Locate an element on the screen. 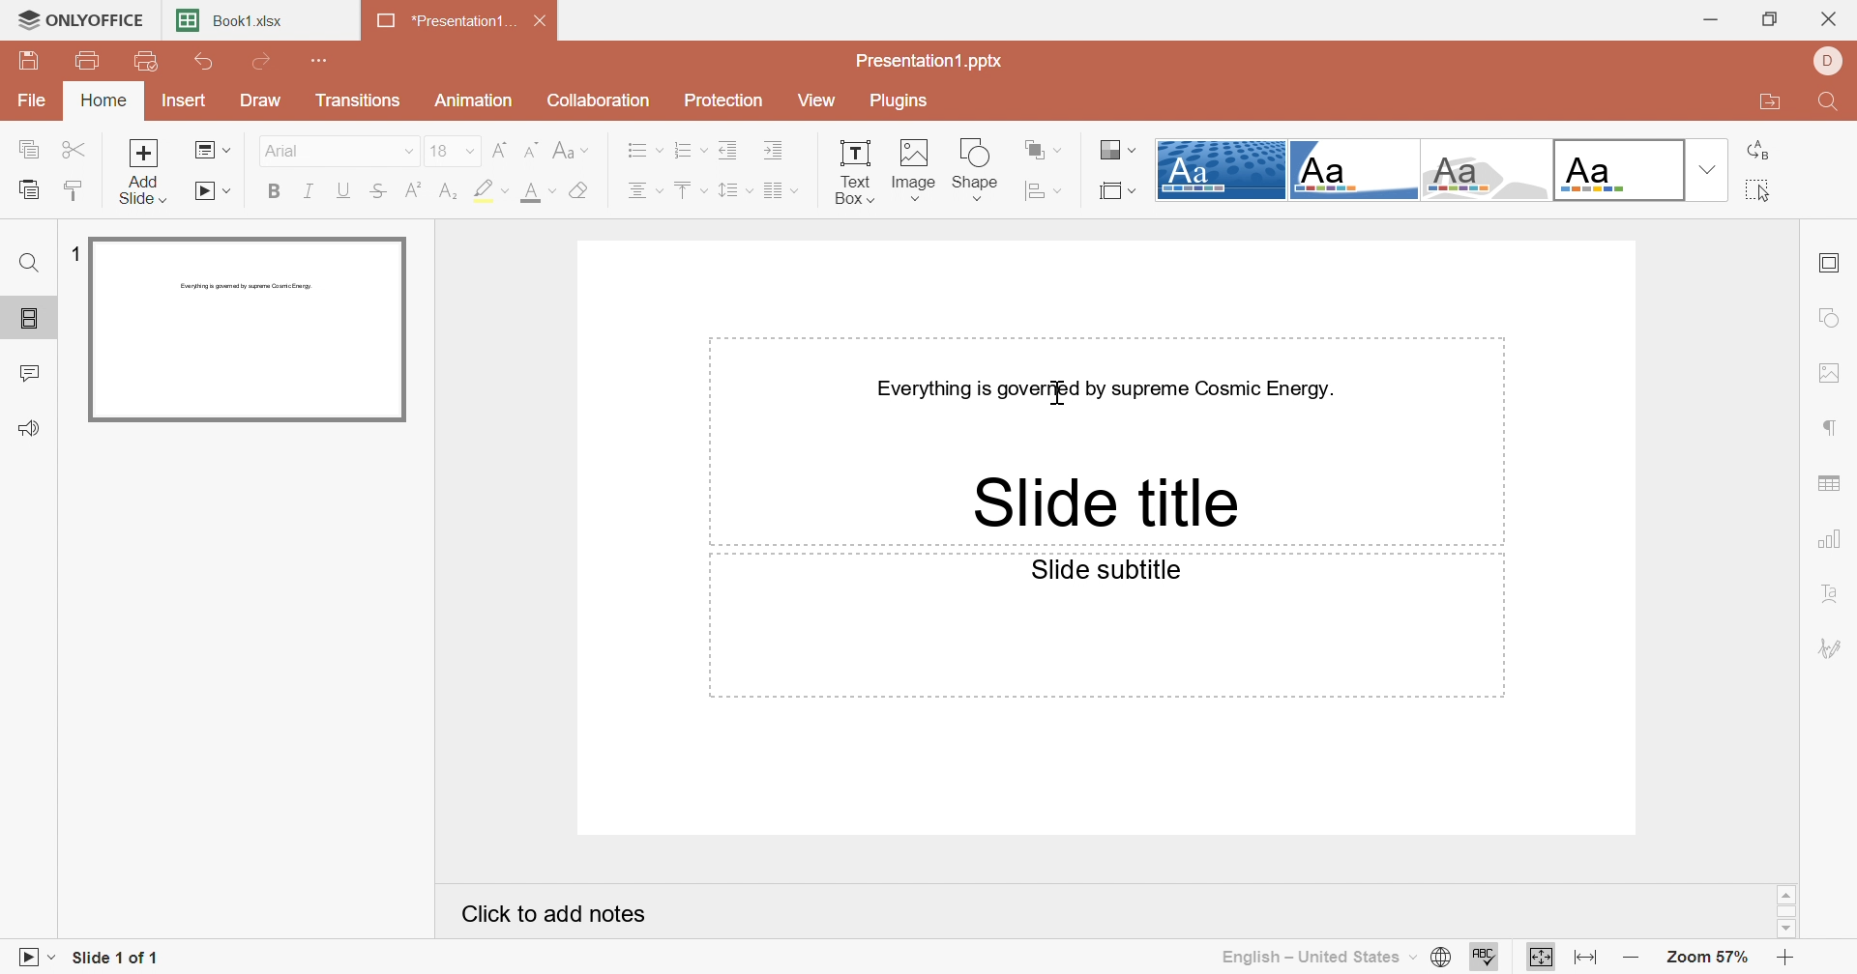  Underline is located at coordinates (343, 189).